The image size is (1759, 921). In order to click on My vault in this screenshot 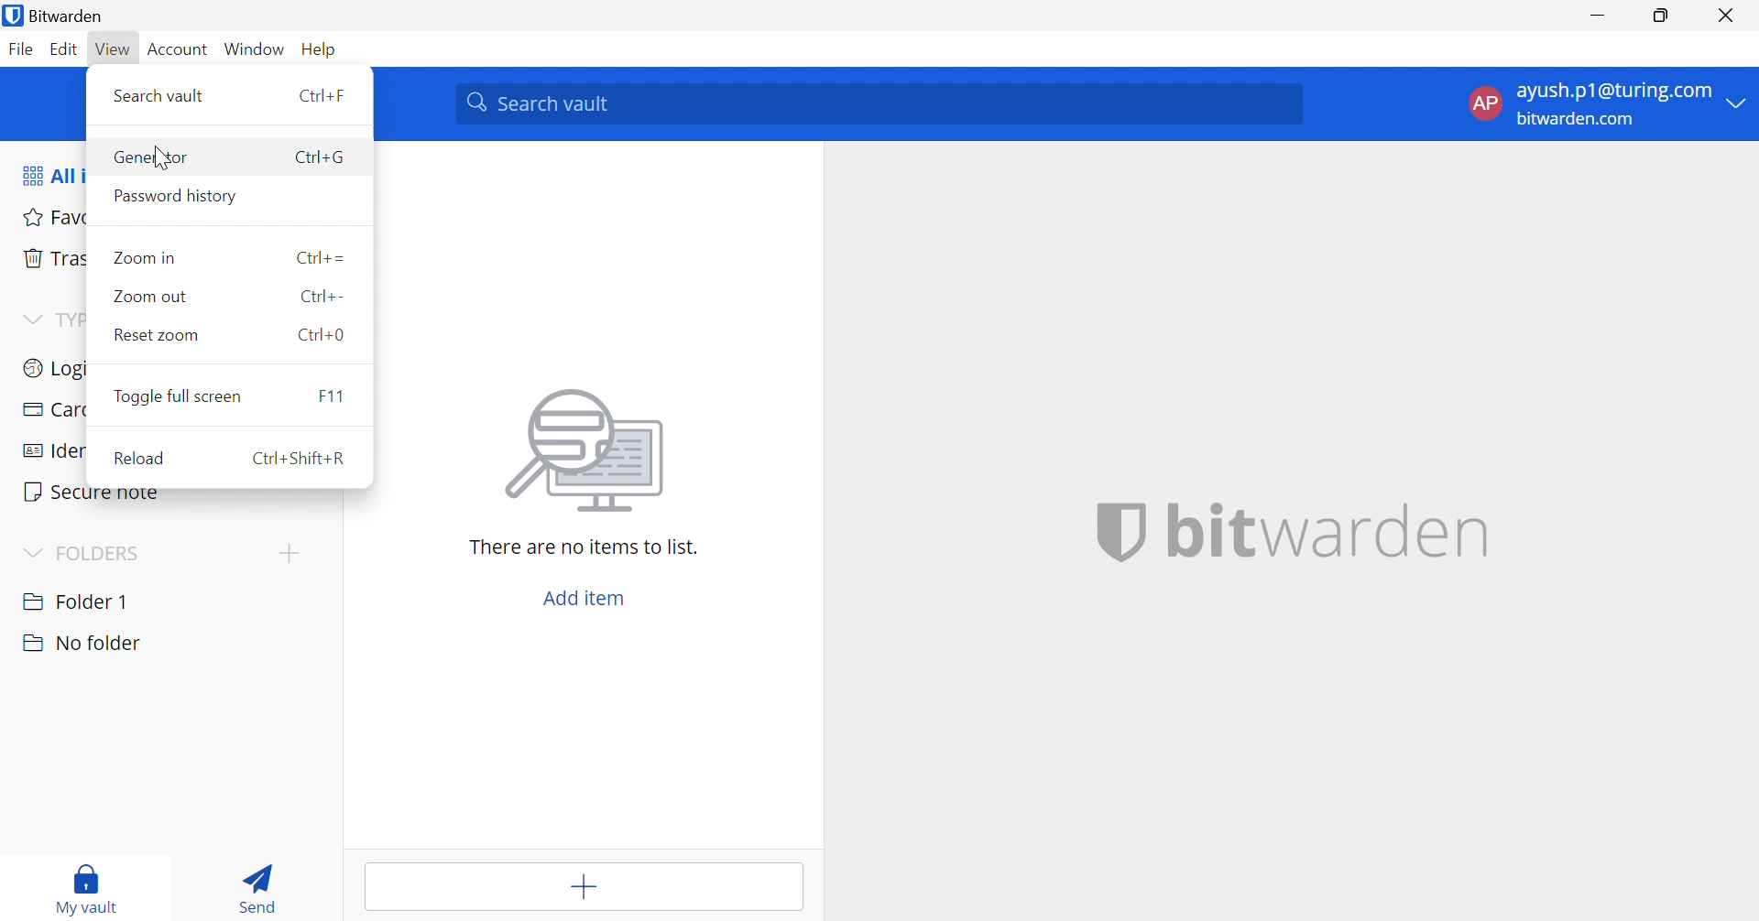, I will do `click(93, 889)`.